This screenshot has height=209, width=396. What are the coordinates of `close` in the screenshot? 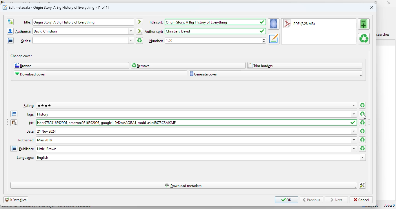 It's located at (372, 7).